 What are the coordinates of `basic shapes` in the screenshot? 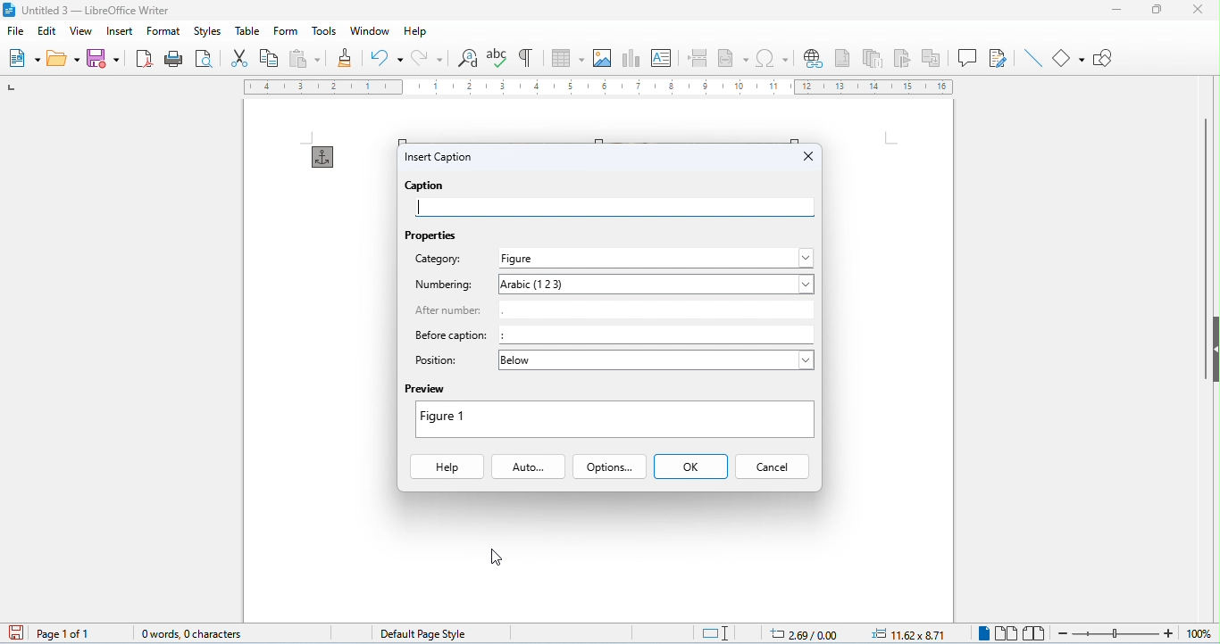 It's located at (1070, 57).